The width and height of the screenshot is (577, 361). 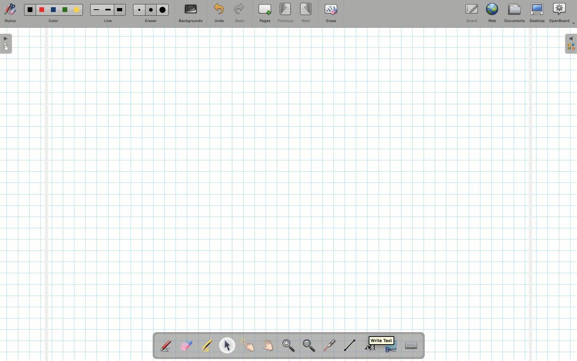 I want to click on Undo, so click(x=219, y=14).